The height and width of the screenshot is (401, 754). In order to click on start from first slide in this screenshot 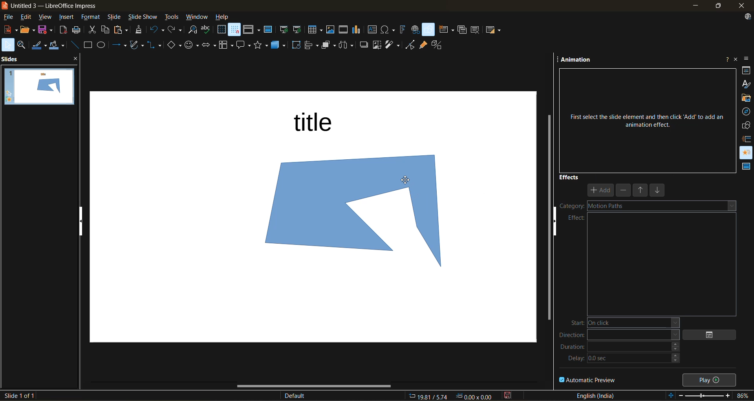, I will do `click(283, 29)`.